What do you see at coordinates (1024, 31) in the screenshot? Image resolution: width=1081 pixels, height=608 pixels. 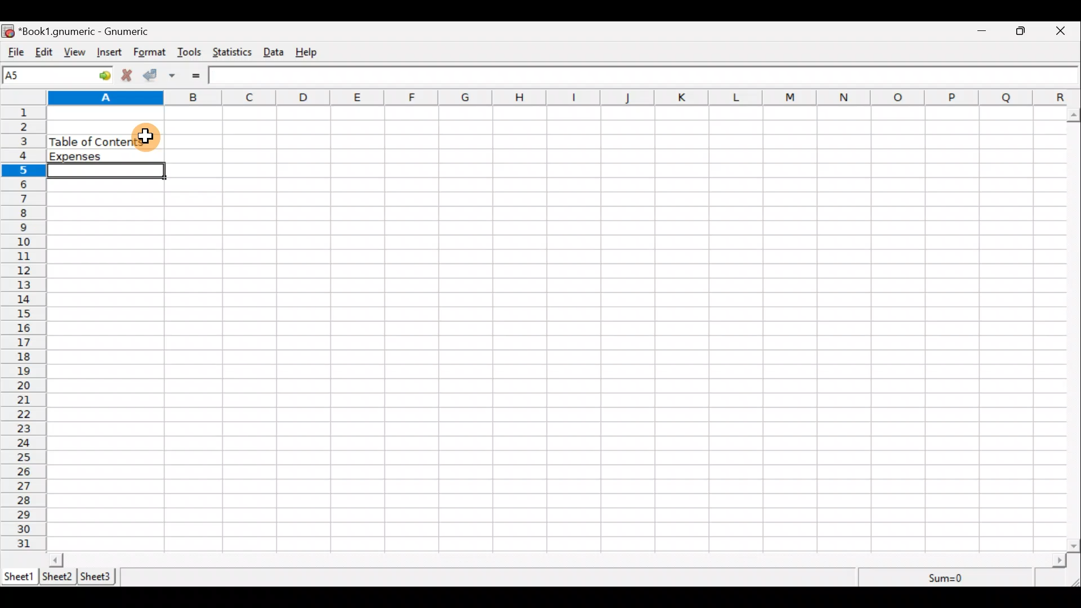 I see `Maximize/Minimize` at bounding box center [1024, 31].